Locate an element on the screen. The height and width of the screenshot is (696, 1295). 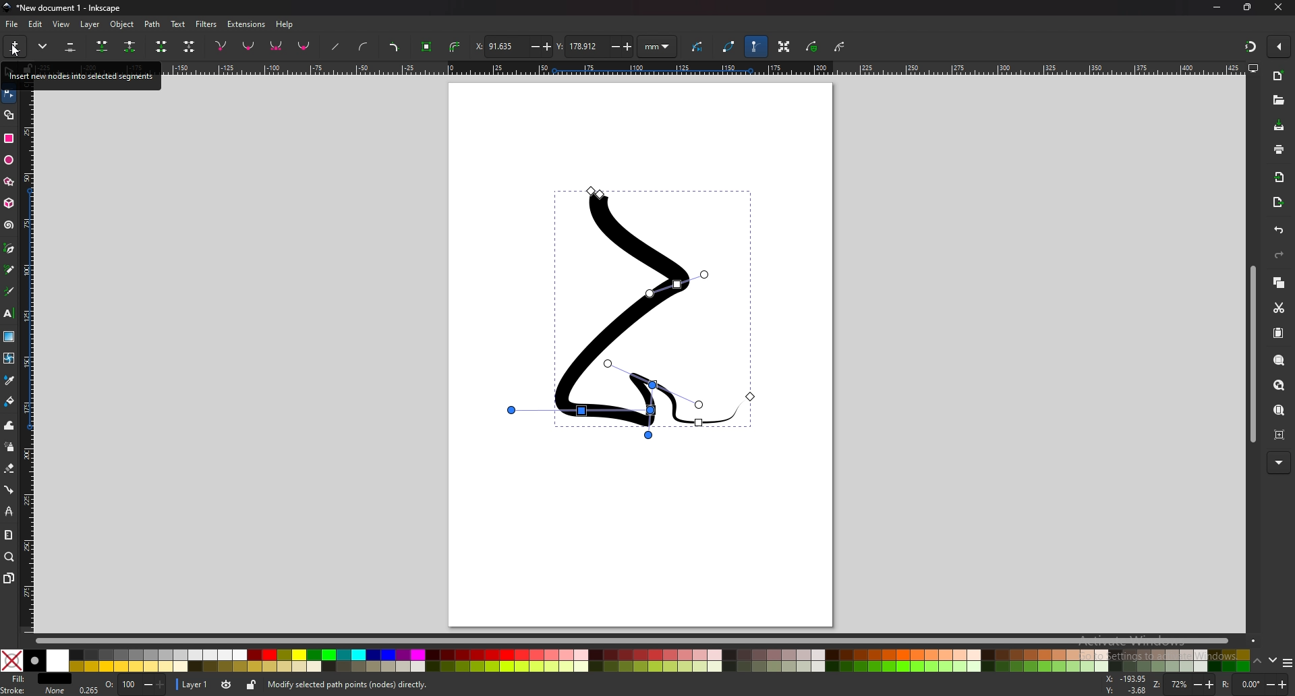
down is located at coordinates (1271, 662).